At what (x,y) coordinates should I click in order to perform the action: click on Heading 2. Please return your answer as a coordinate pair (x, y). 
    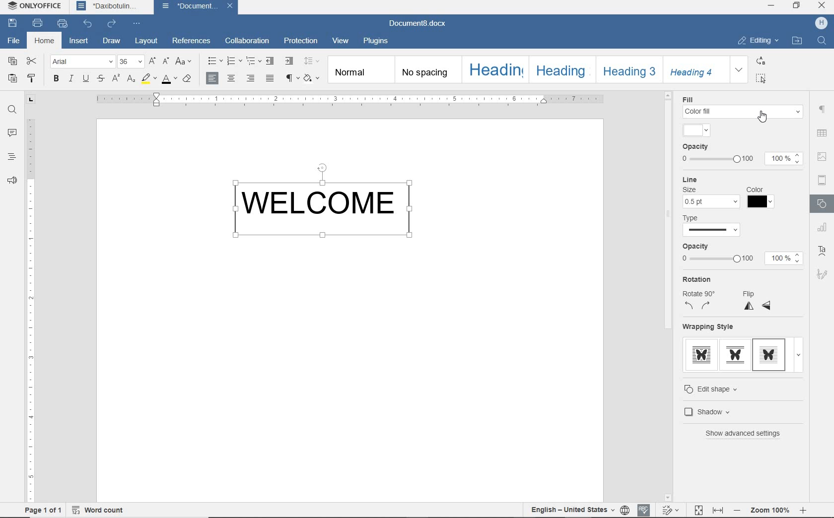
    Looking at the image, I should click on (562, 69).